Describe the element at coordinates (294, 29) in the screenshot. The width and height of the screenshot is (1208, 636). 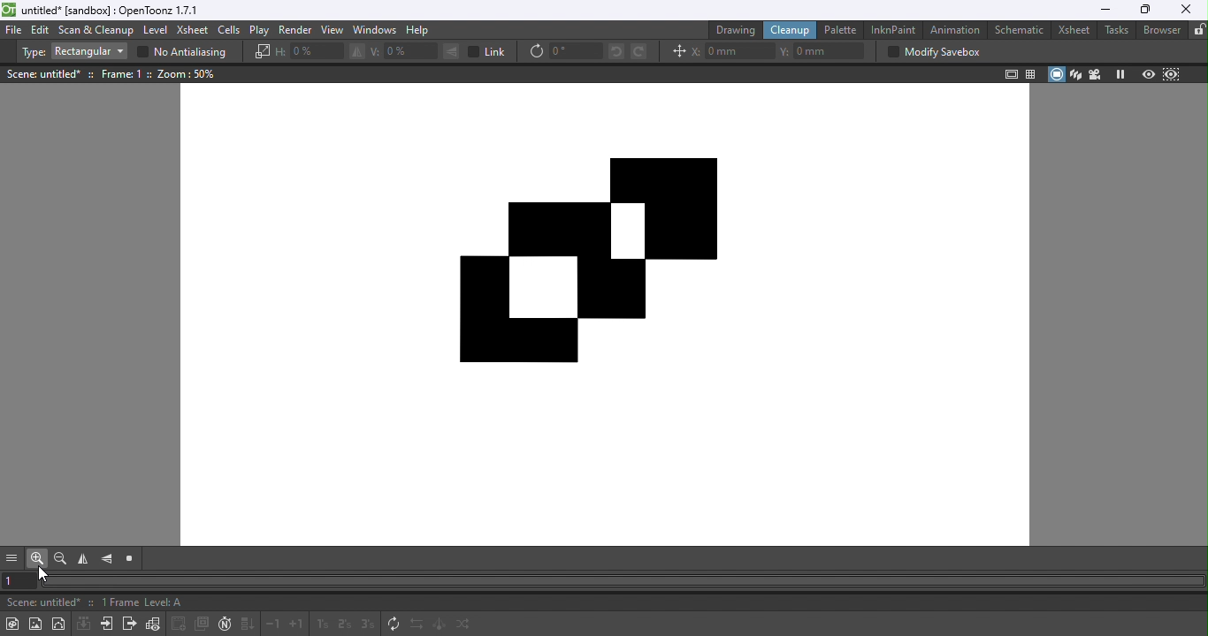
I see `Render` at that location.